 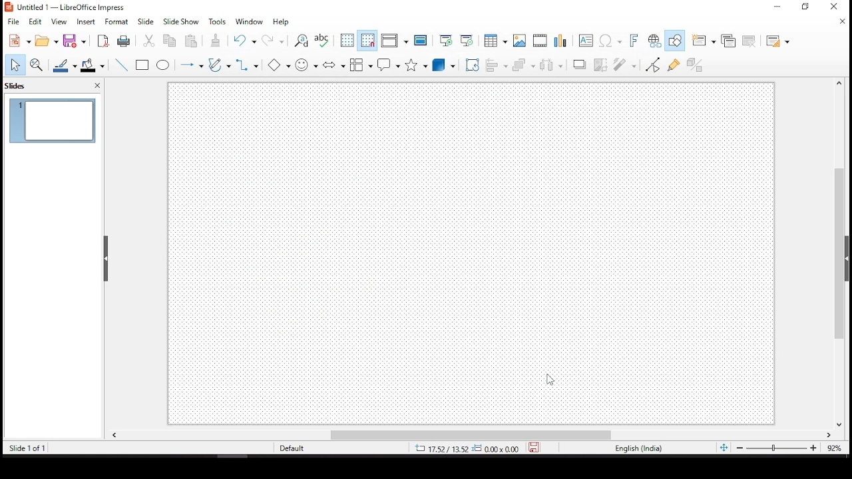 What do you see at coordinates (276, 66) in the screenshot?
I see `basic shapes` at bounding box center [276, 66].